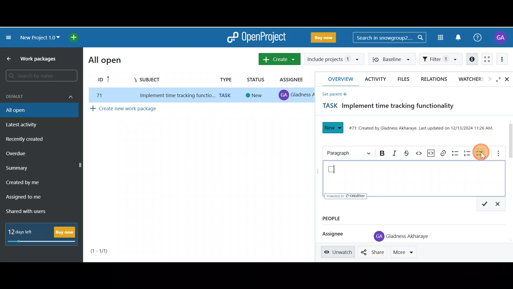  What do you see at coordinates (373, 252) in the screenshot?
I see `Share` at bounding box center [373, 252].